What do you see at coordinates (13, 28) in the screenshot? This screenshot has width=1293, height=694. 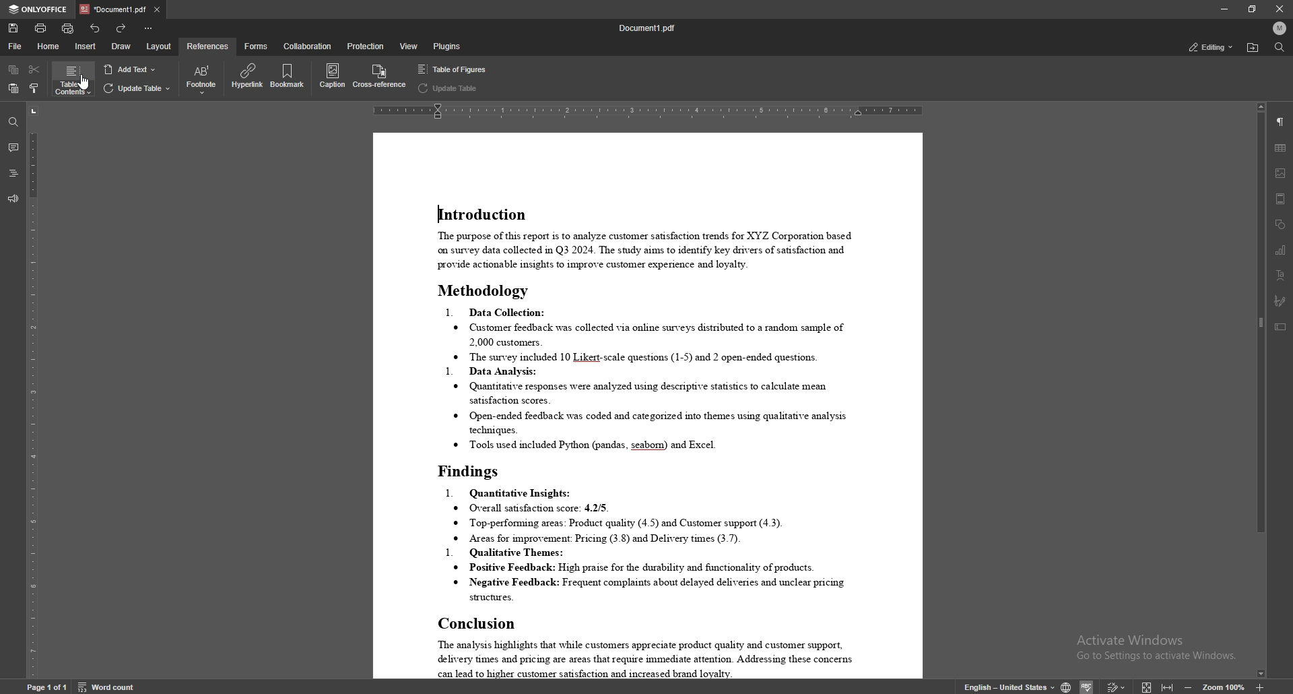 I see `save` at bounding box center [13, 28].